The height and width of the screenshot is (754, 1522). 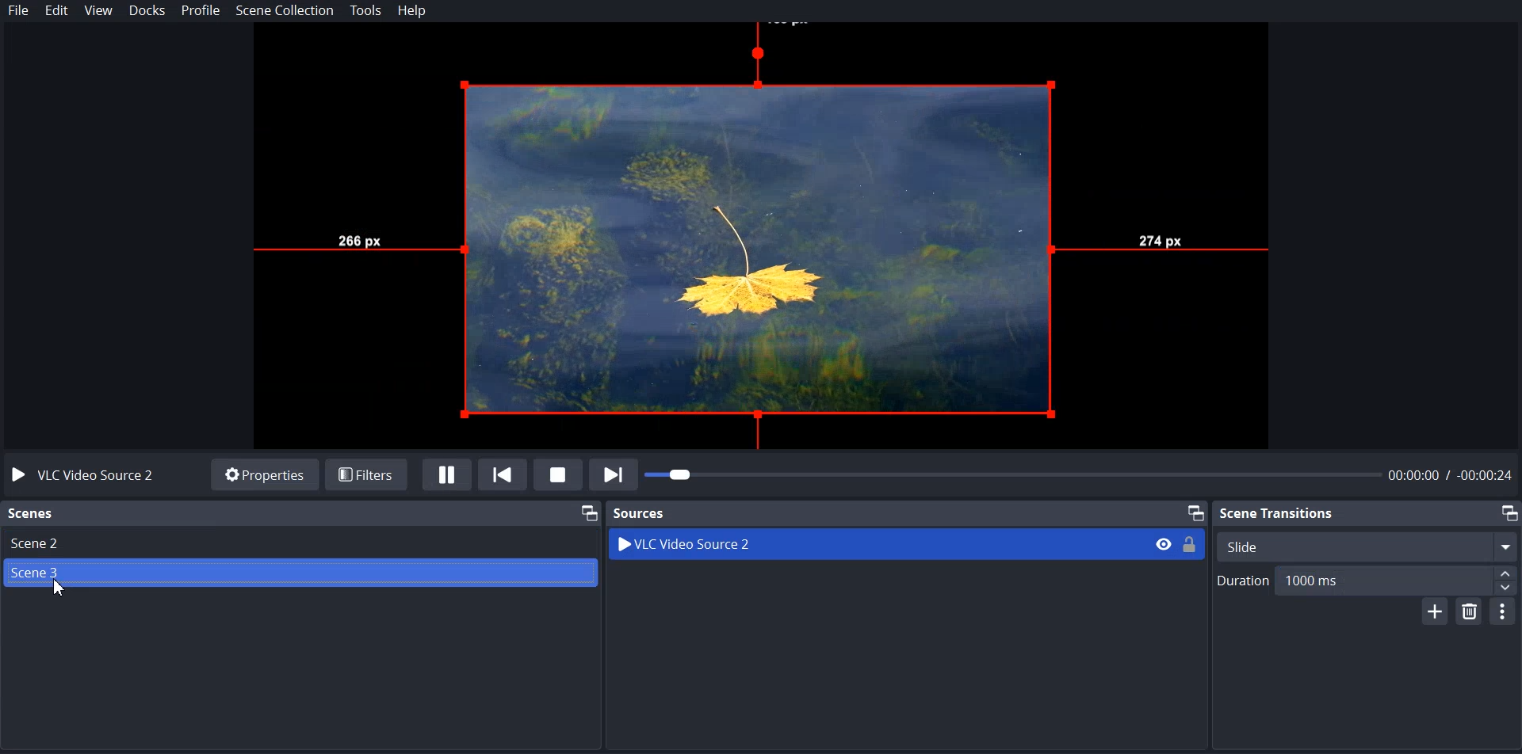 What do you see at coordinates (56, 10) in the screenshot?
I see `Edit` at bounding box center [56, 10].